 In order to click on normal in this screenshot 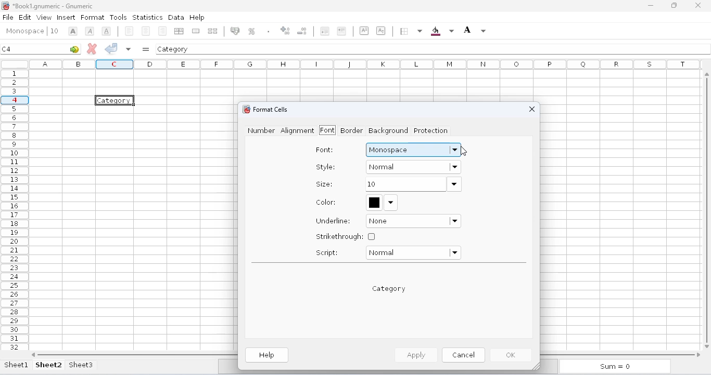, I will do `click(414, 166)`.